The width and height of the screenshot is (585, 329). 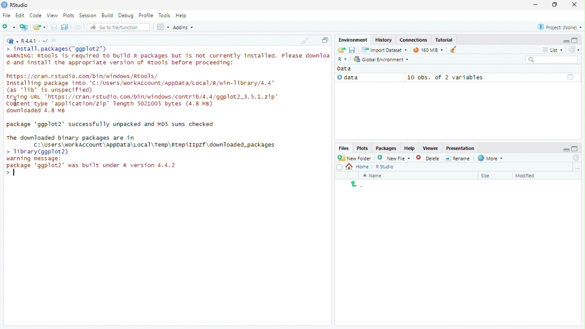 I want to click on minimize, so click(x=565, y=148).